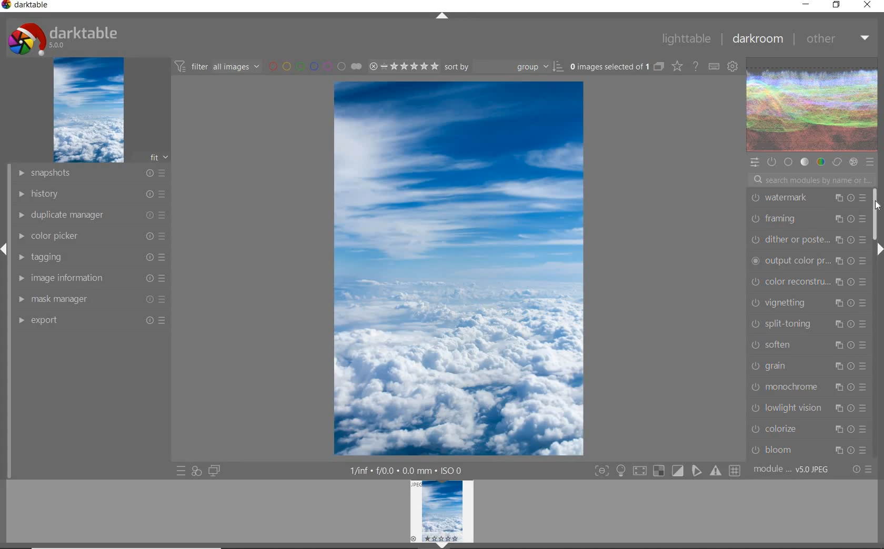  What do you see at coordinates (808, 239) in the screenshot?
I see `DITHER OR PASTE` at bounding box center [808, 239].